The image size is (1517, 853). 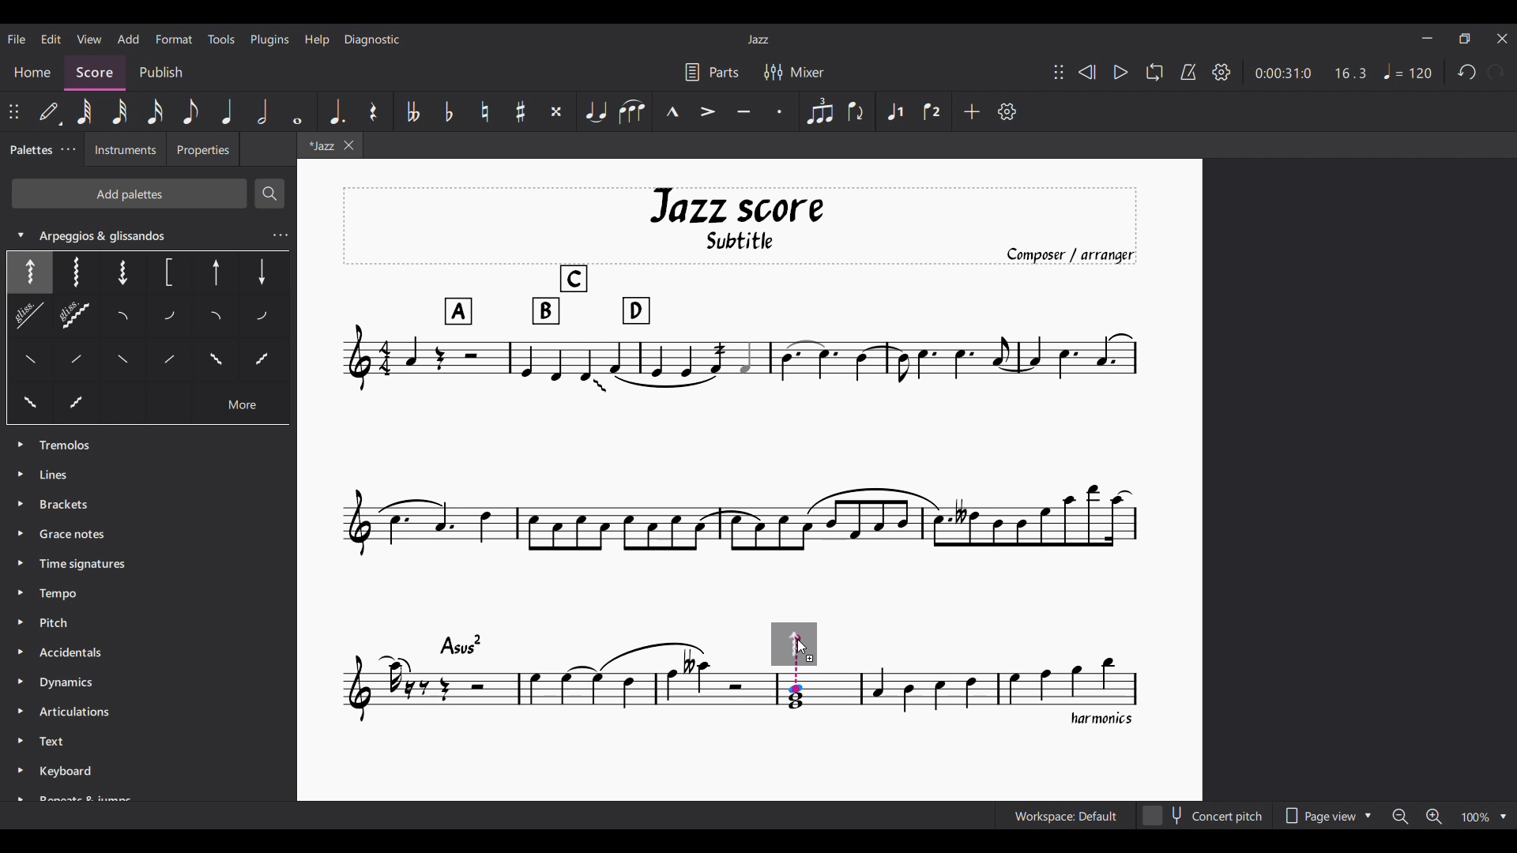 I want to click on , so click(x=75, y=314).